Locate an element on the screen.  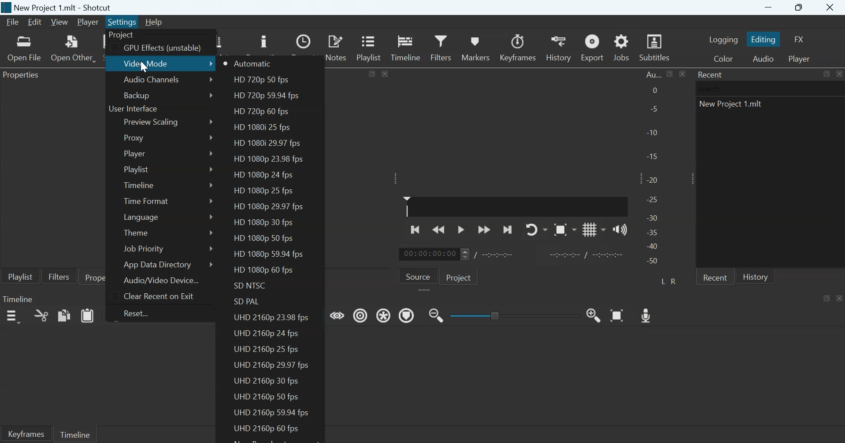
Cursor is located at coordinates (143, 66).